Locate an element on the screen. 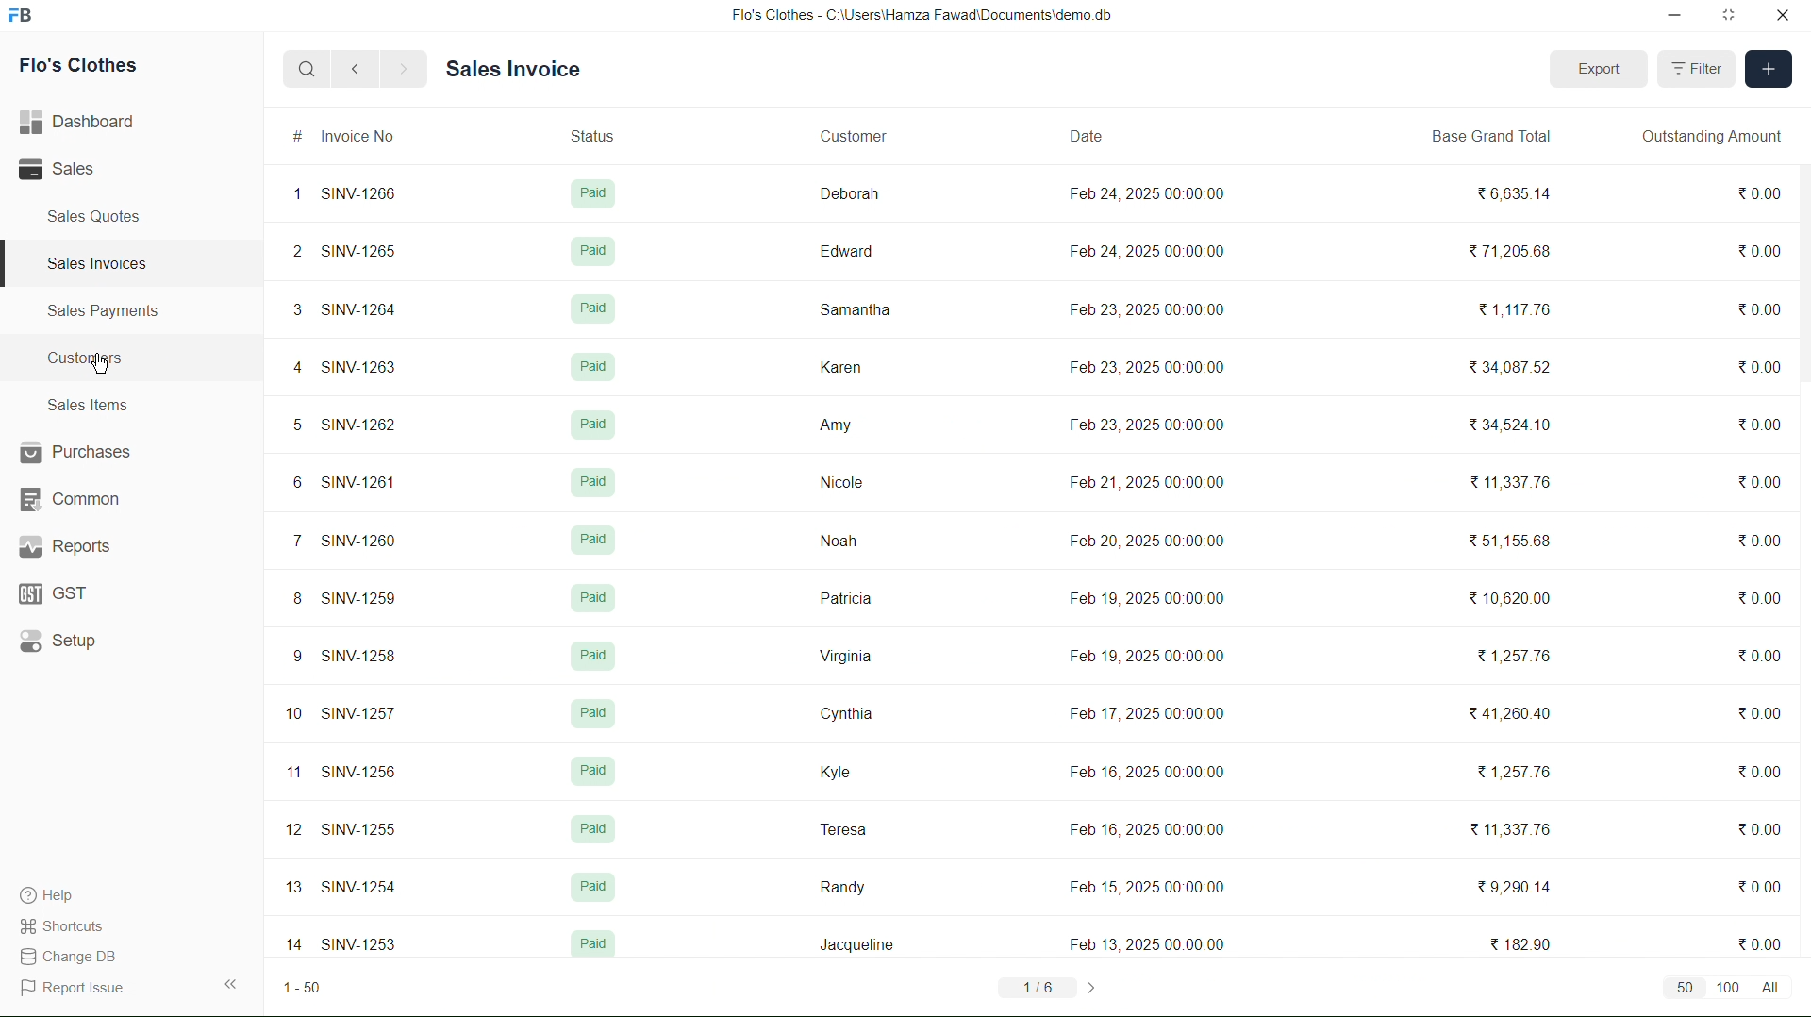 This screenshot has height=1017, width=1811. Outstanding Amount is located at coordinates (1719, 140).